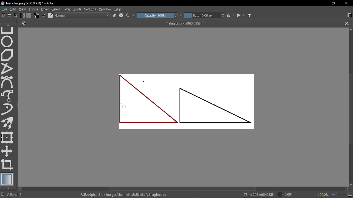 The width and height of the screenshot is (353, 198). Describe the element at coordinates (183, 189) in the screenshot. I see `Horizontal scrollbar` at that location.